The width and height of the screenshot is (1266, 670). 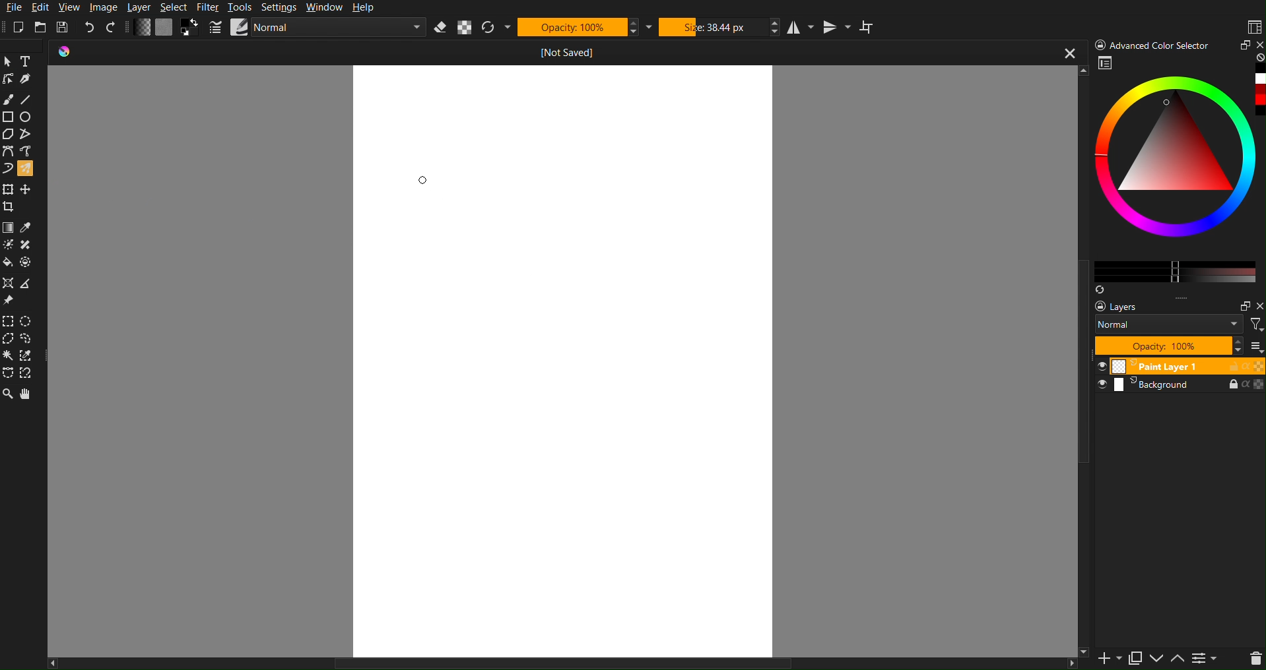 What do you see at coordinates (9, 117) in the screenshot?
I see `Rectangle` at bounding box center [9, 117].